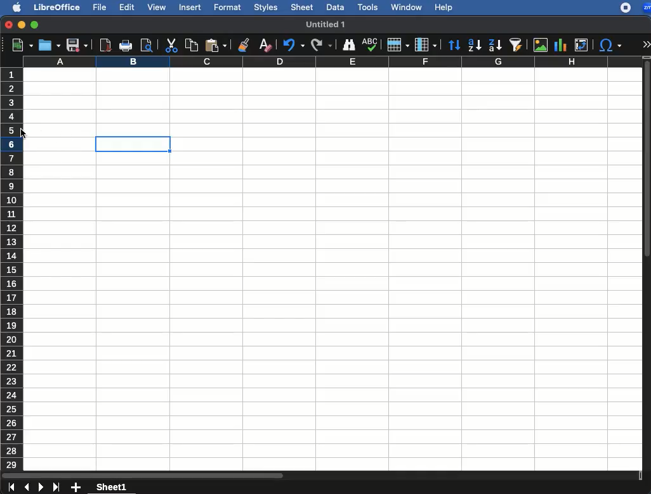 This screenshot has height=494, width=651. I want to click on clear formatting, so click(264, 44).